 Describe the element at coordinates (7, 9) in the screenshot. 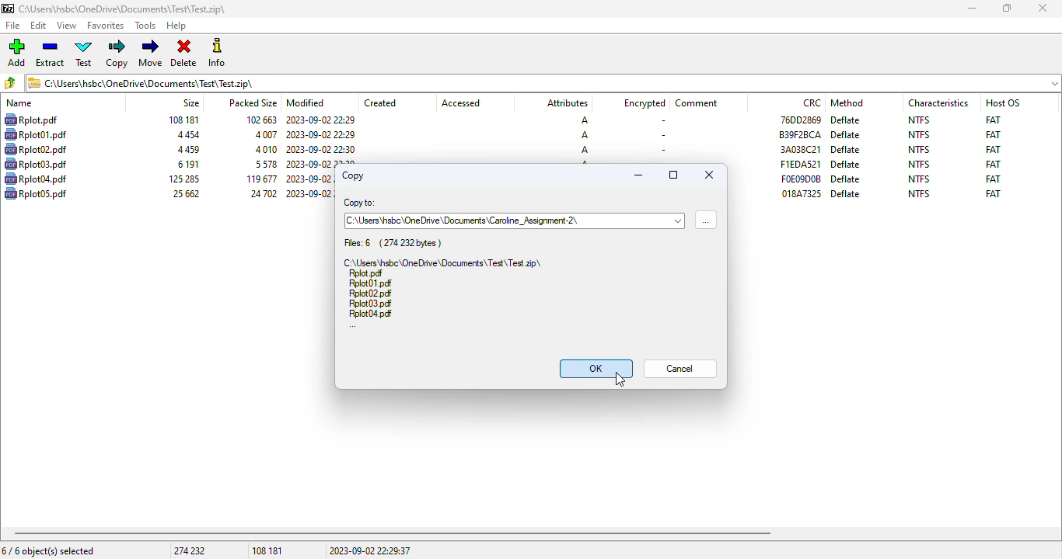

I see `logo` at that location.